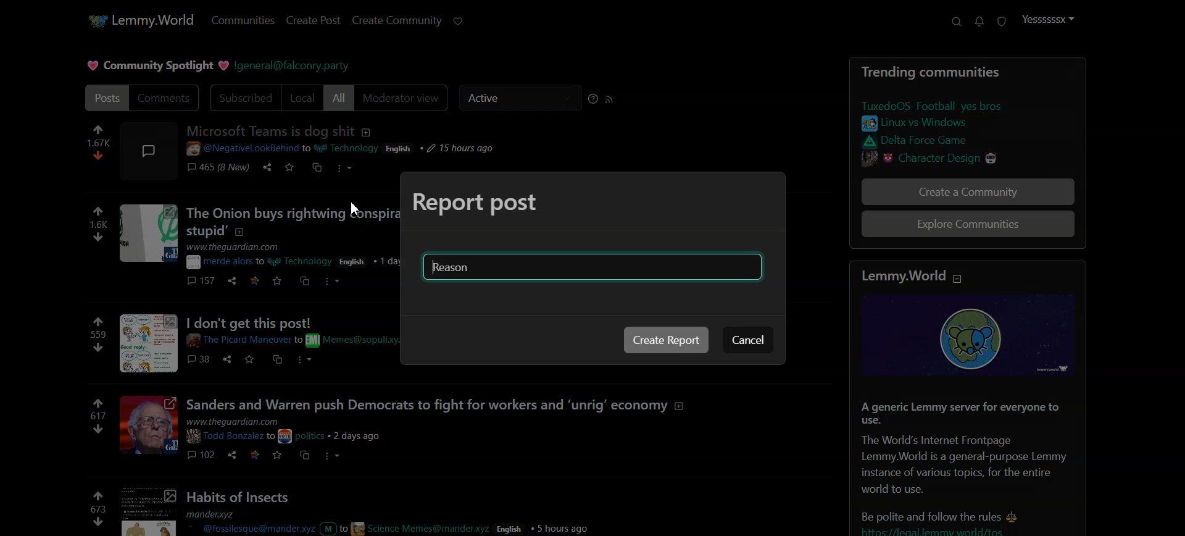 This screenshot has width=1185, height=536. I want to click on more, so click(335, 282).